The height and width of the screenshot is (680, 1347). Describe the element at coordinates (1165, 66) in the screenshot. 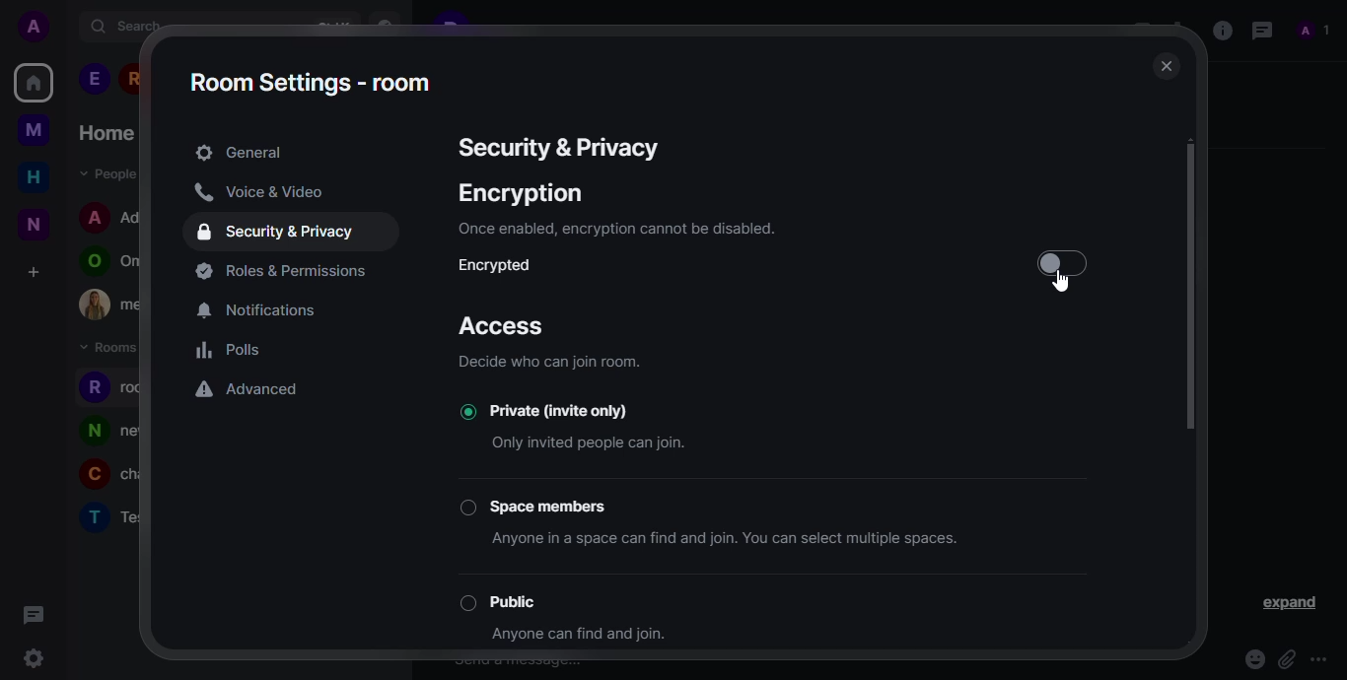

I see `close` at that location.